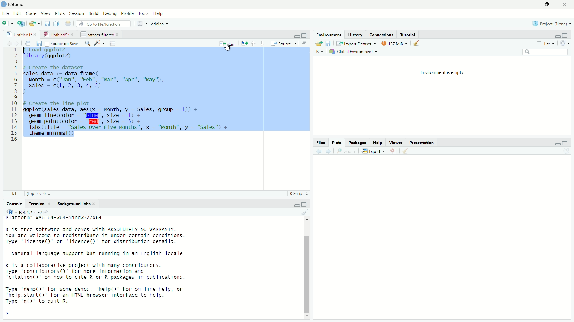 The image size is (574, 322). I want to click on close, so click(566, 4).